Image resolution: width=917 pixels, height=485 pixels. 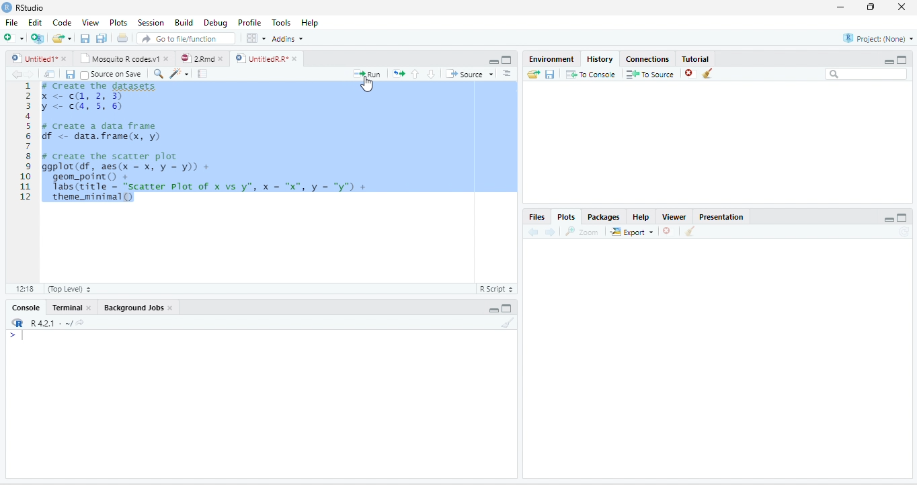 I want to click on Debug, so click(x=215, y=22).